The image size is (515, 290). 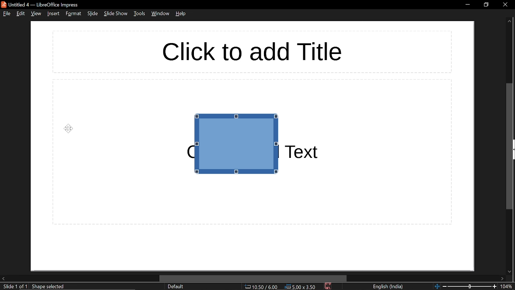 I want to click on minimize, so click(x=466, y=4).